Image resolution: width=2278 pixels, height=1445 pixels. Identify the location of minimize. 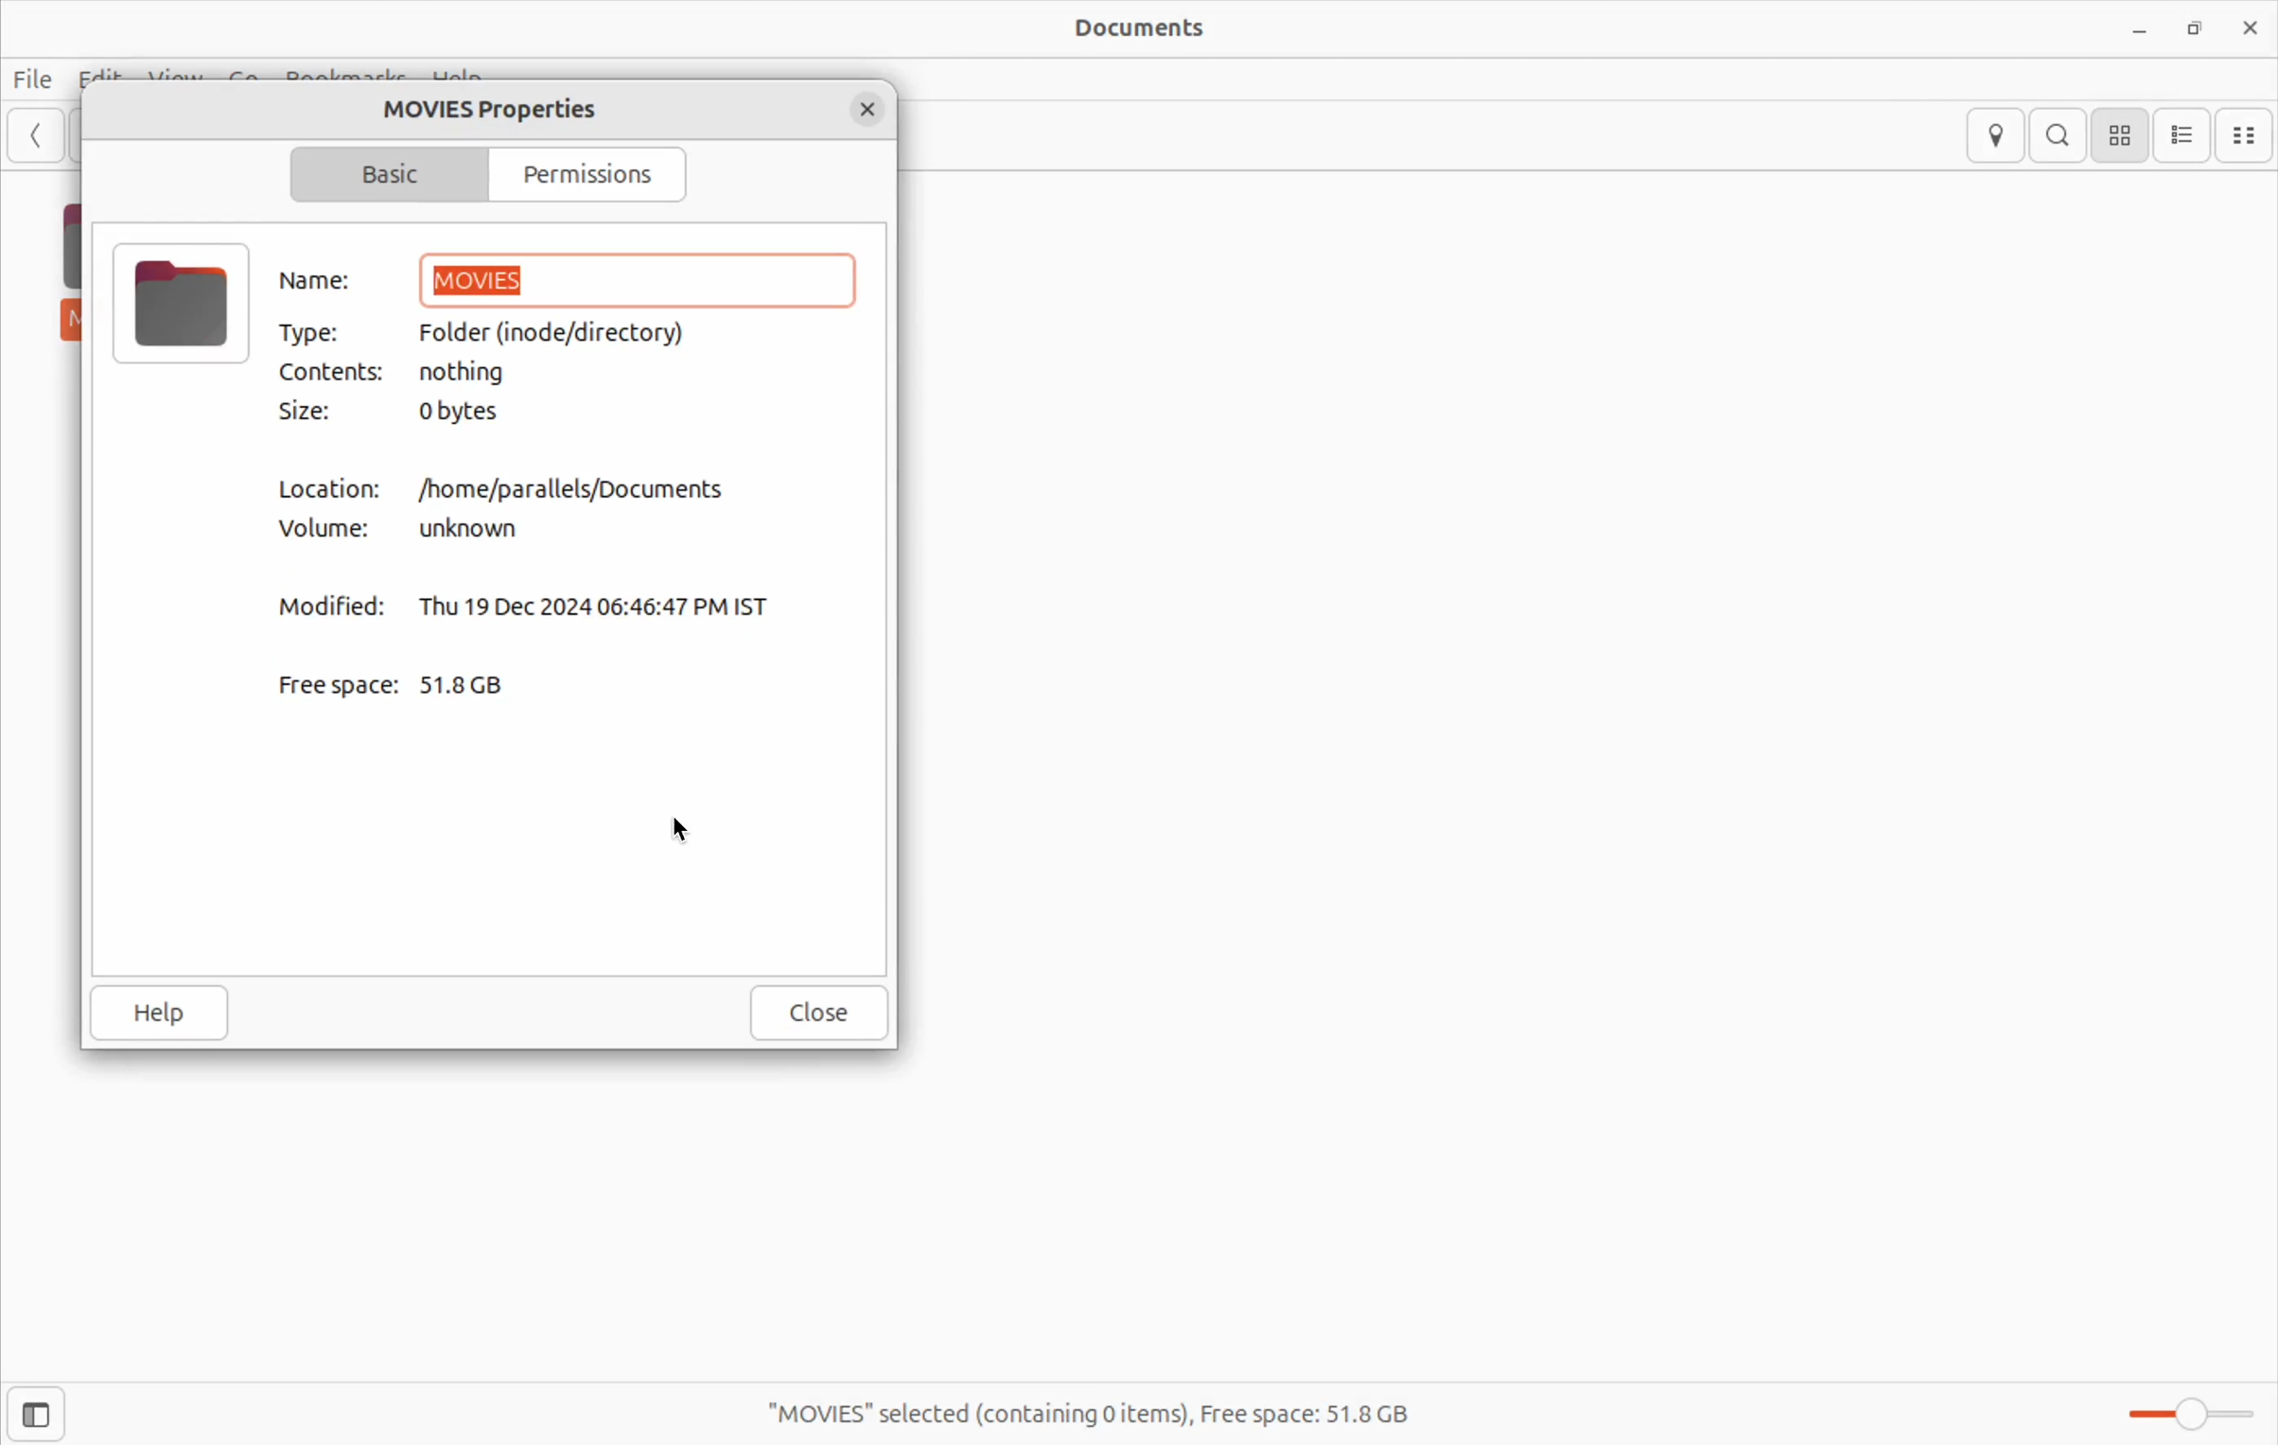
(2139, 26).